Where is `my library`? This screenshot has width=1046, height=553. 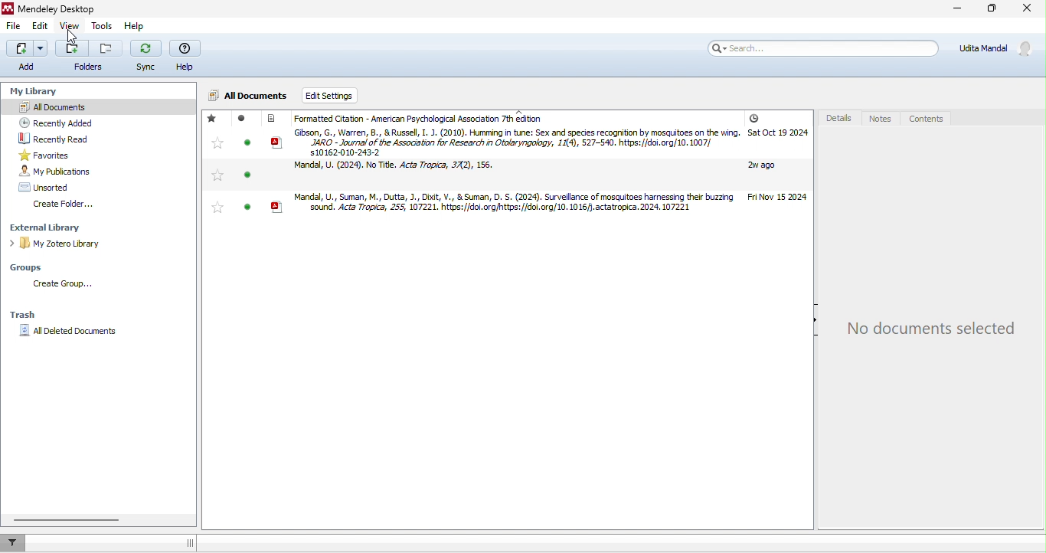 my library is located at coordinates (37, 93).